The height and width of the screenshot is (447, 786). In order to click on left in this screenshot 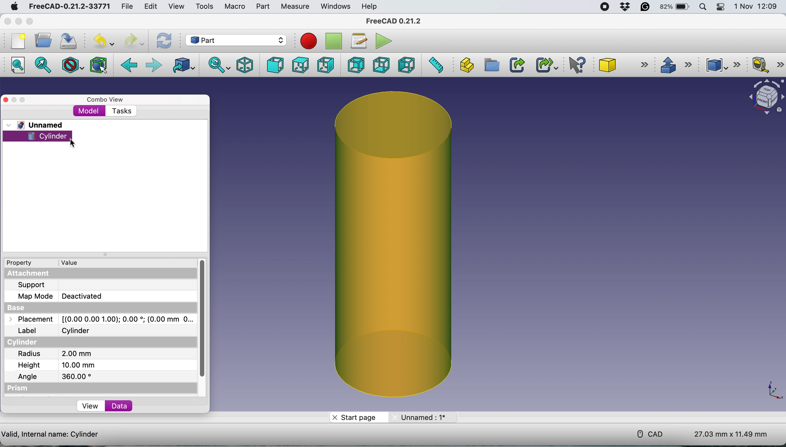, I will do `click(406, 65)`.